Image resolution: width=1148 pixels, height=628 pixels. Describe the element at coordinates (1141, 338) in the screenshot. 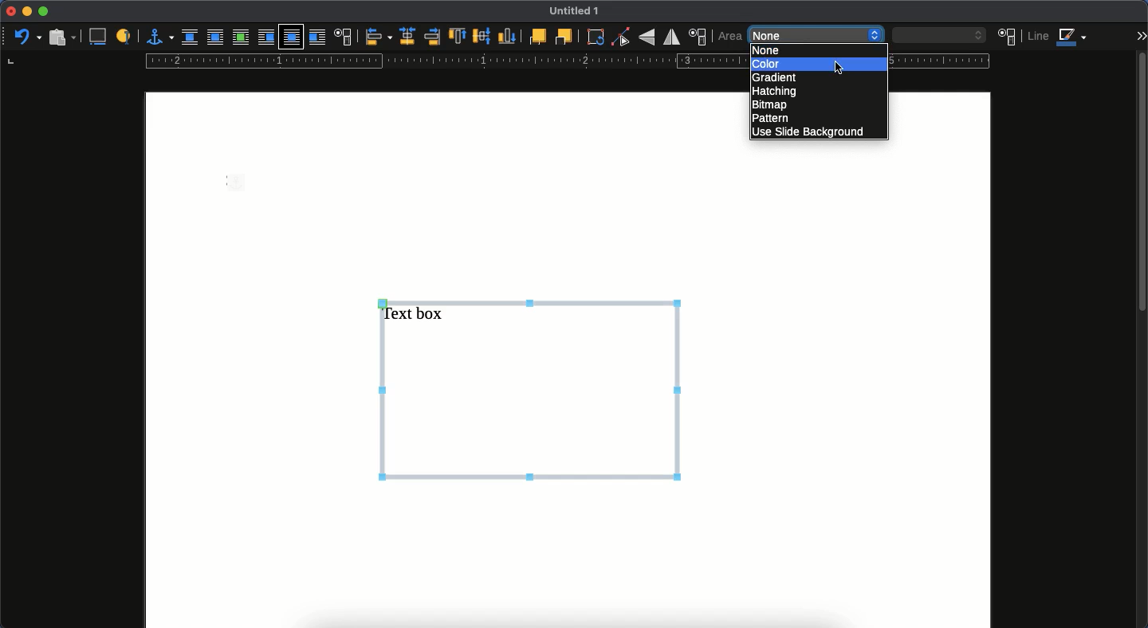

I see `scroll` at that location.